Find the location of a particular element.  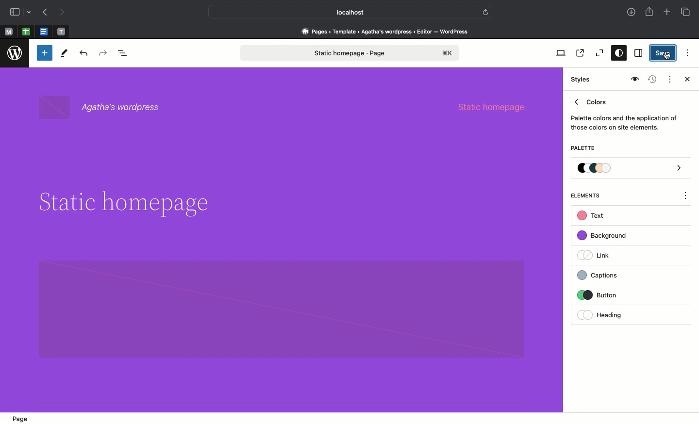

View is located at coordinates (559, 53).